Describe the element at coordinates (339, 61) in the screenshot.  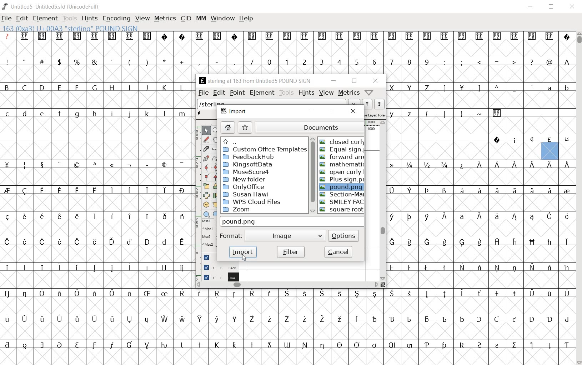
I see `4` at that location.